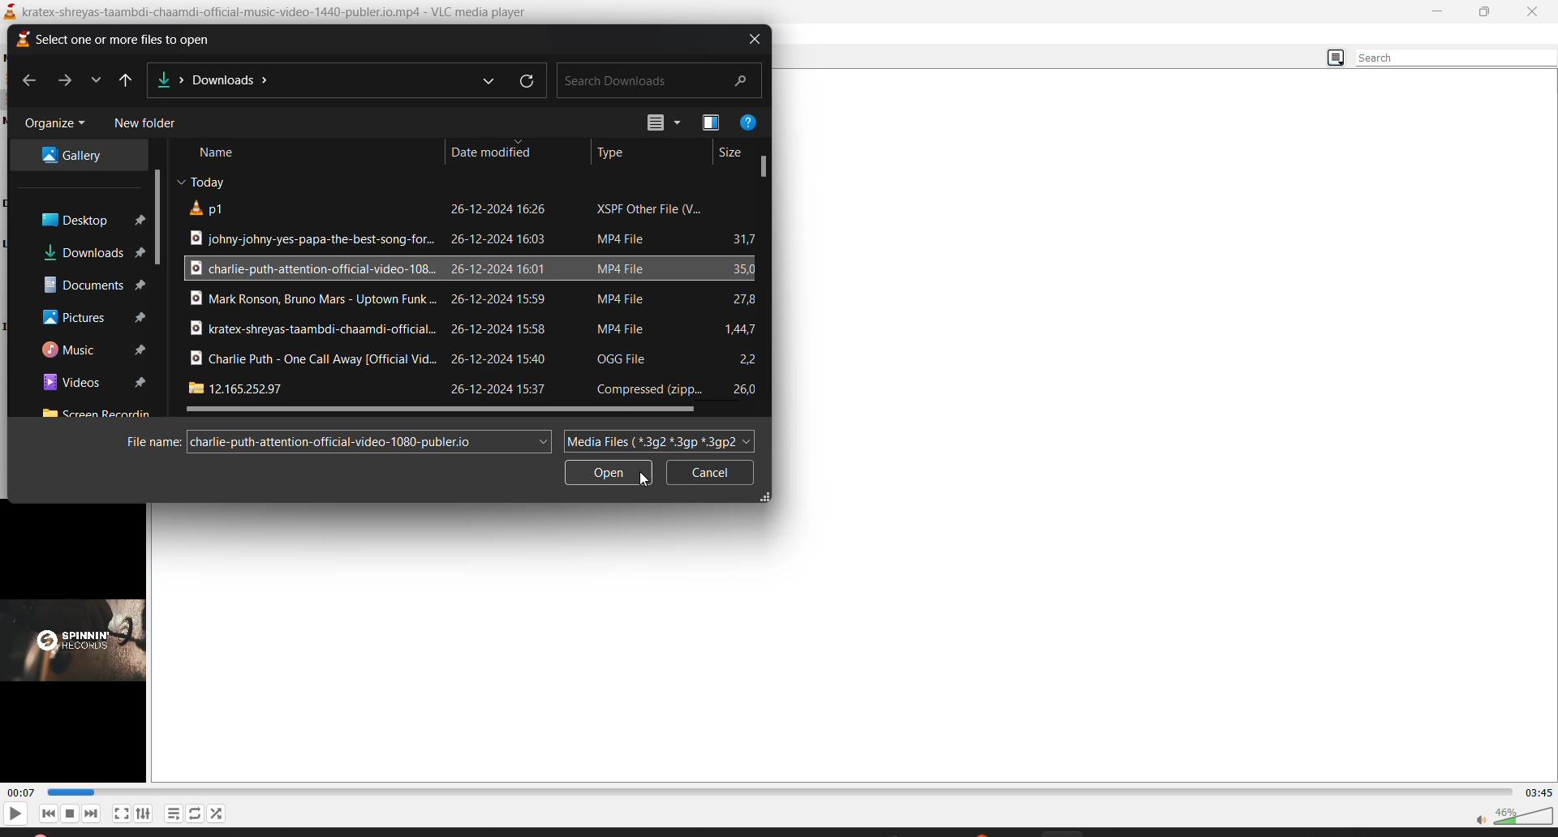 Image resolution: width=1558 pixels, height=837 pixels. What do you see at coordinates (497, 152) in the screenshot?
I see `date modified` at bounding box center [497, 152].